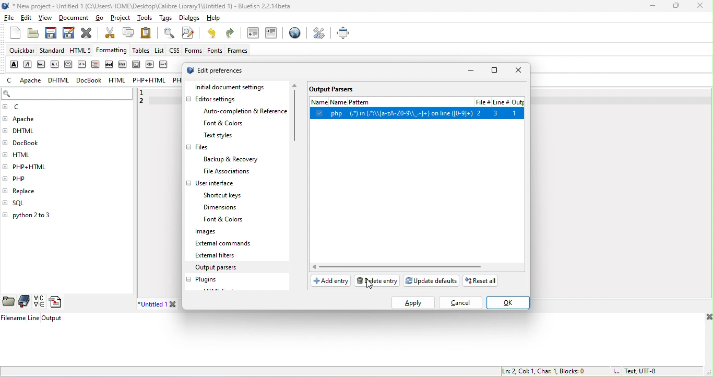  Describe the element at coordinates (222, 208) in the screenshot. I see `dimensions` at that location.